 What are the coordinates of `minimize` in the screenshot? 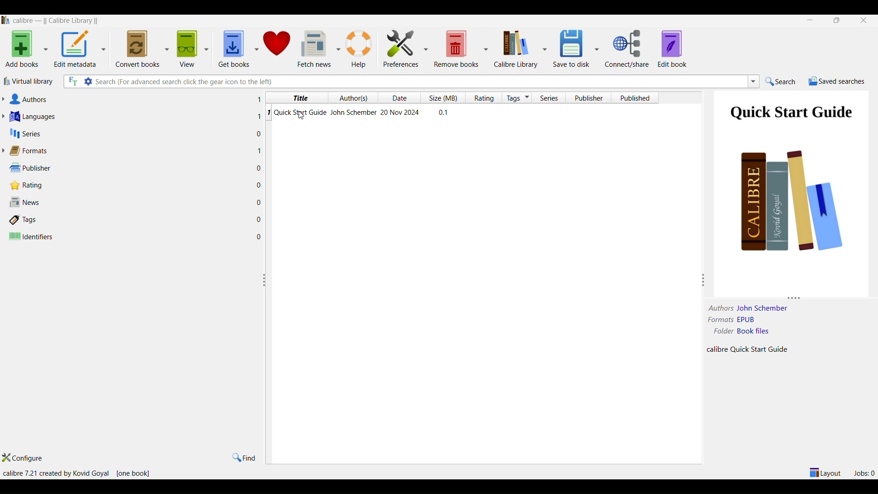 It's located at (808, 20).